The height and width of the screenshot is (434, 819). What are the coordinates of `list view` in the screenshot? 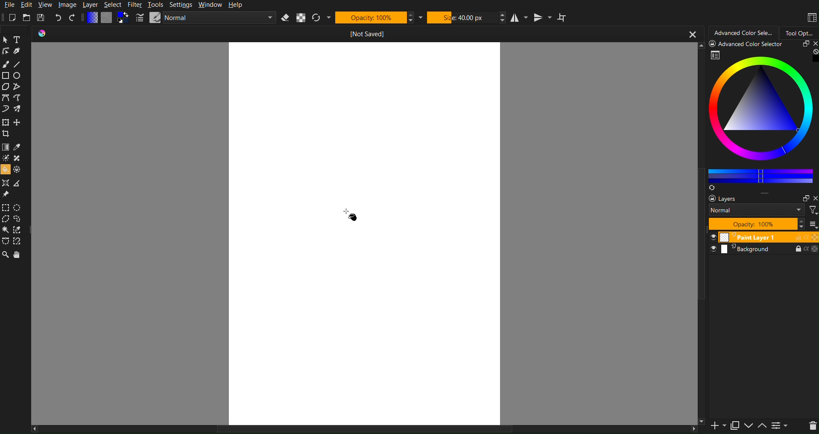 It's located at (813, 224).